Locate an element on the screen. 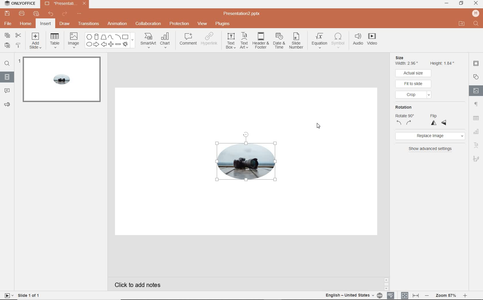 The height and width of the screenshot is (300, 483). slide settings is located at coordinates (476, 64).